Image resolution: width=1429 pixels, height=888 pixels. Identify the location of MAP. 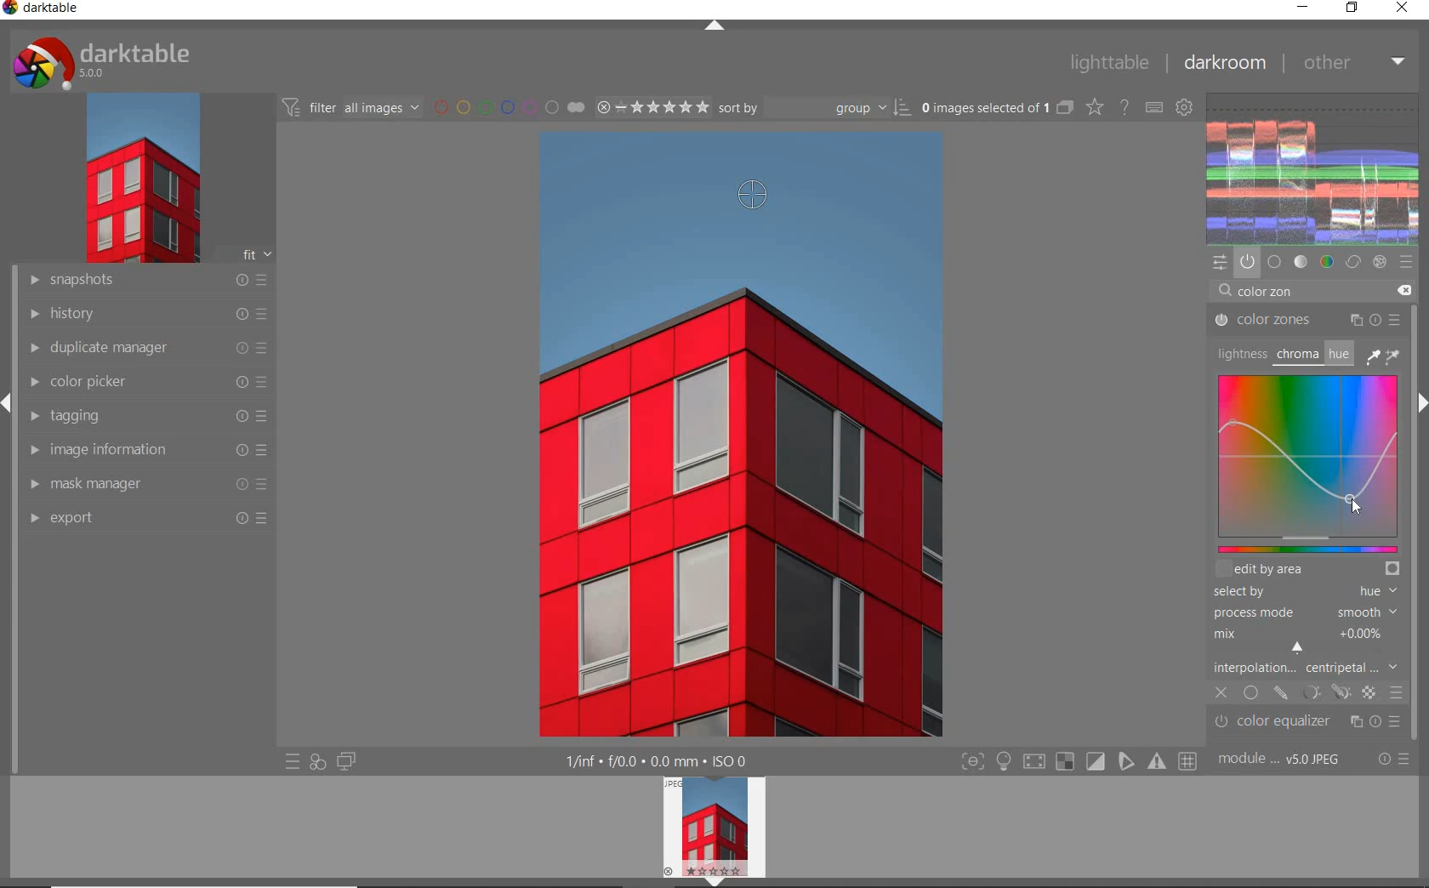
(1307, 463).